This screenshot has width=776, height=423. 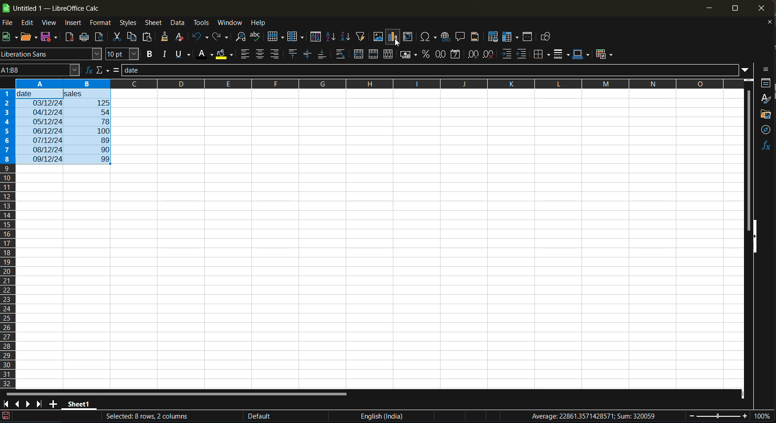 I want to click on scroll to previous sheet, so click(x=17, y=403).